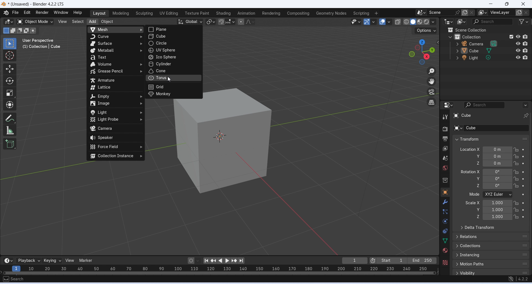 The image size is (532, 284). Describe the element at coordinates (470, 149) in the screenshot. I see `Location X` at that location.